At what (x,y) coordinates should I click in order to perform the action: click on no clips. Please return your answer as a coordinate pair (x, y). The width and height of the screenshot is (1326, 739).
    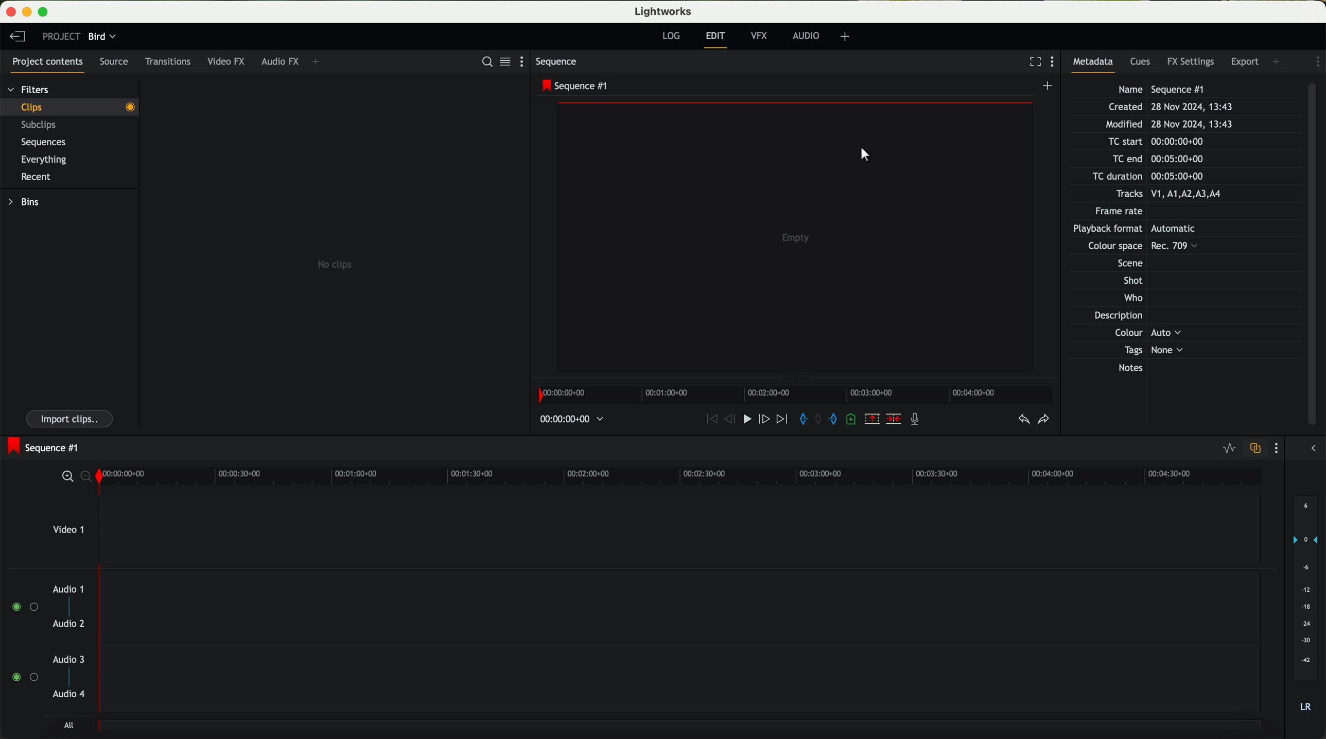
    Looking at the image, I should click on (332, 219).